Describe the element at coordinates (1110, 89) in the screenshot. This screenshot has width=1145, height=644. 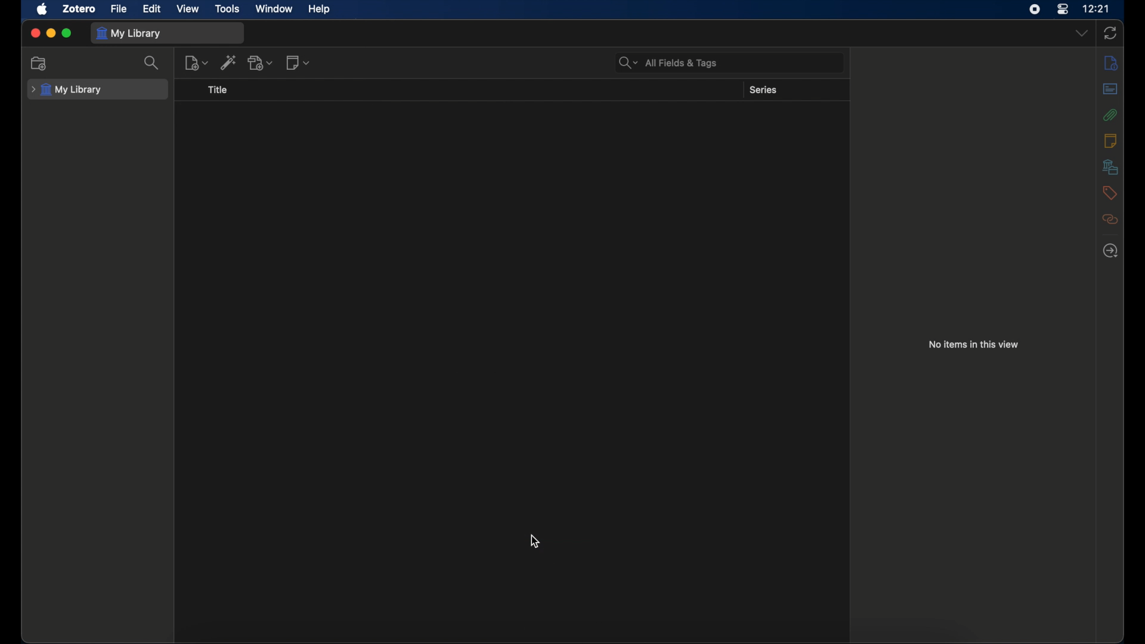
I see `abstract` at that location.